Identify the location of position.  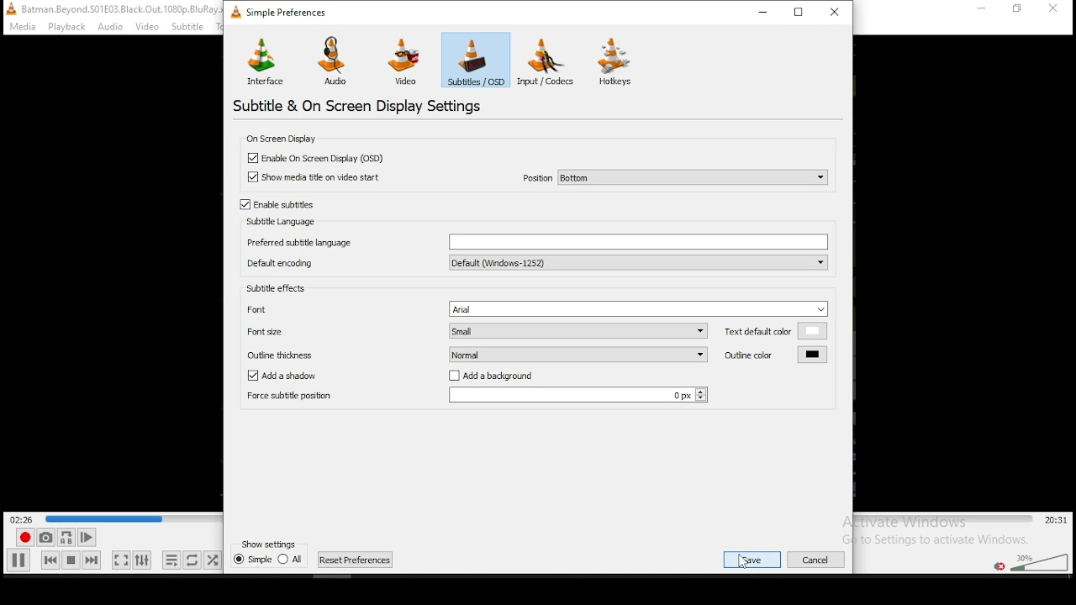
(674, 176).